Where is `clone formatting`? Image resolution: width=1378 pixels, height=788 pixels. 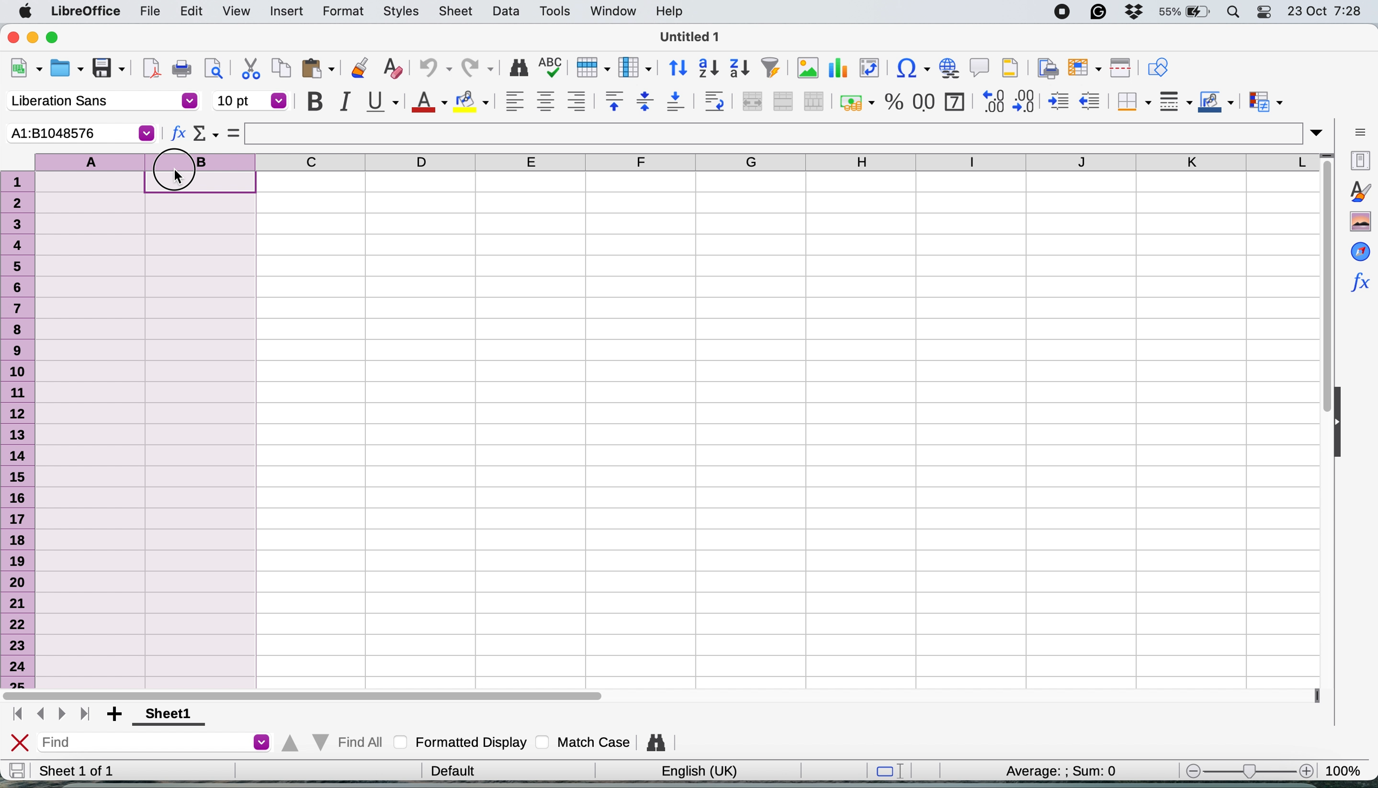
clone formatting is located at coordinates (358, 70).